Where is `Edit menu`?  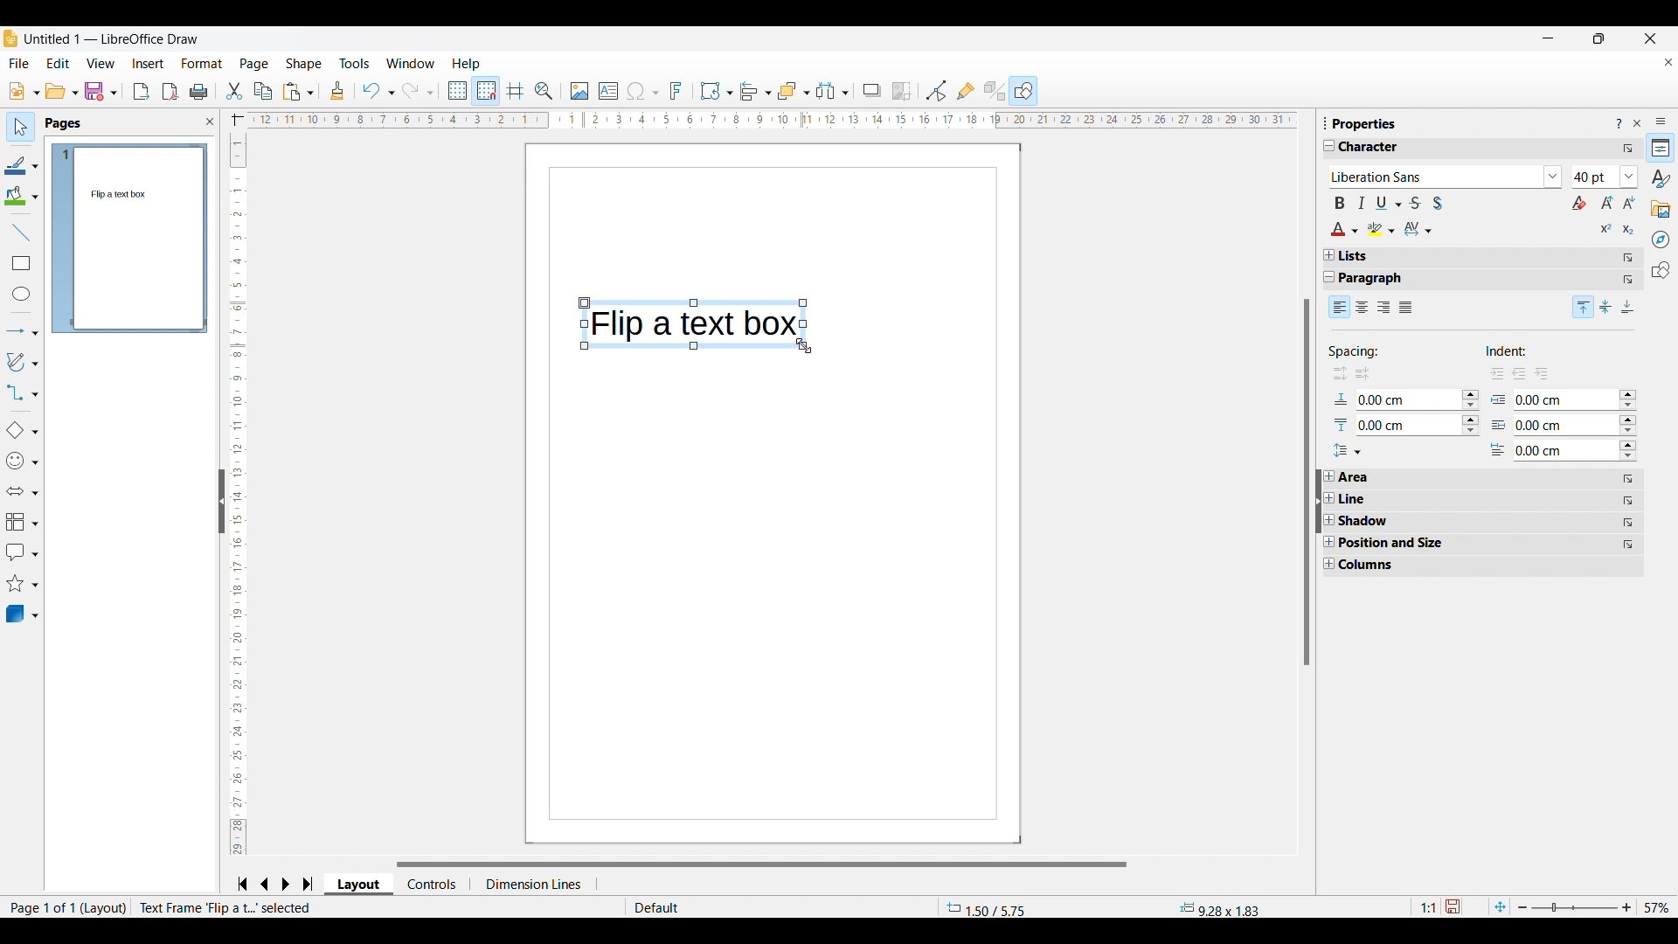 Edit menu is located at coordinates (59, 64).